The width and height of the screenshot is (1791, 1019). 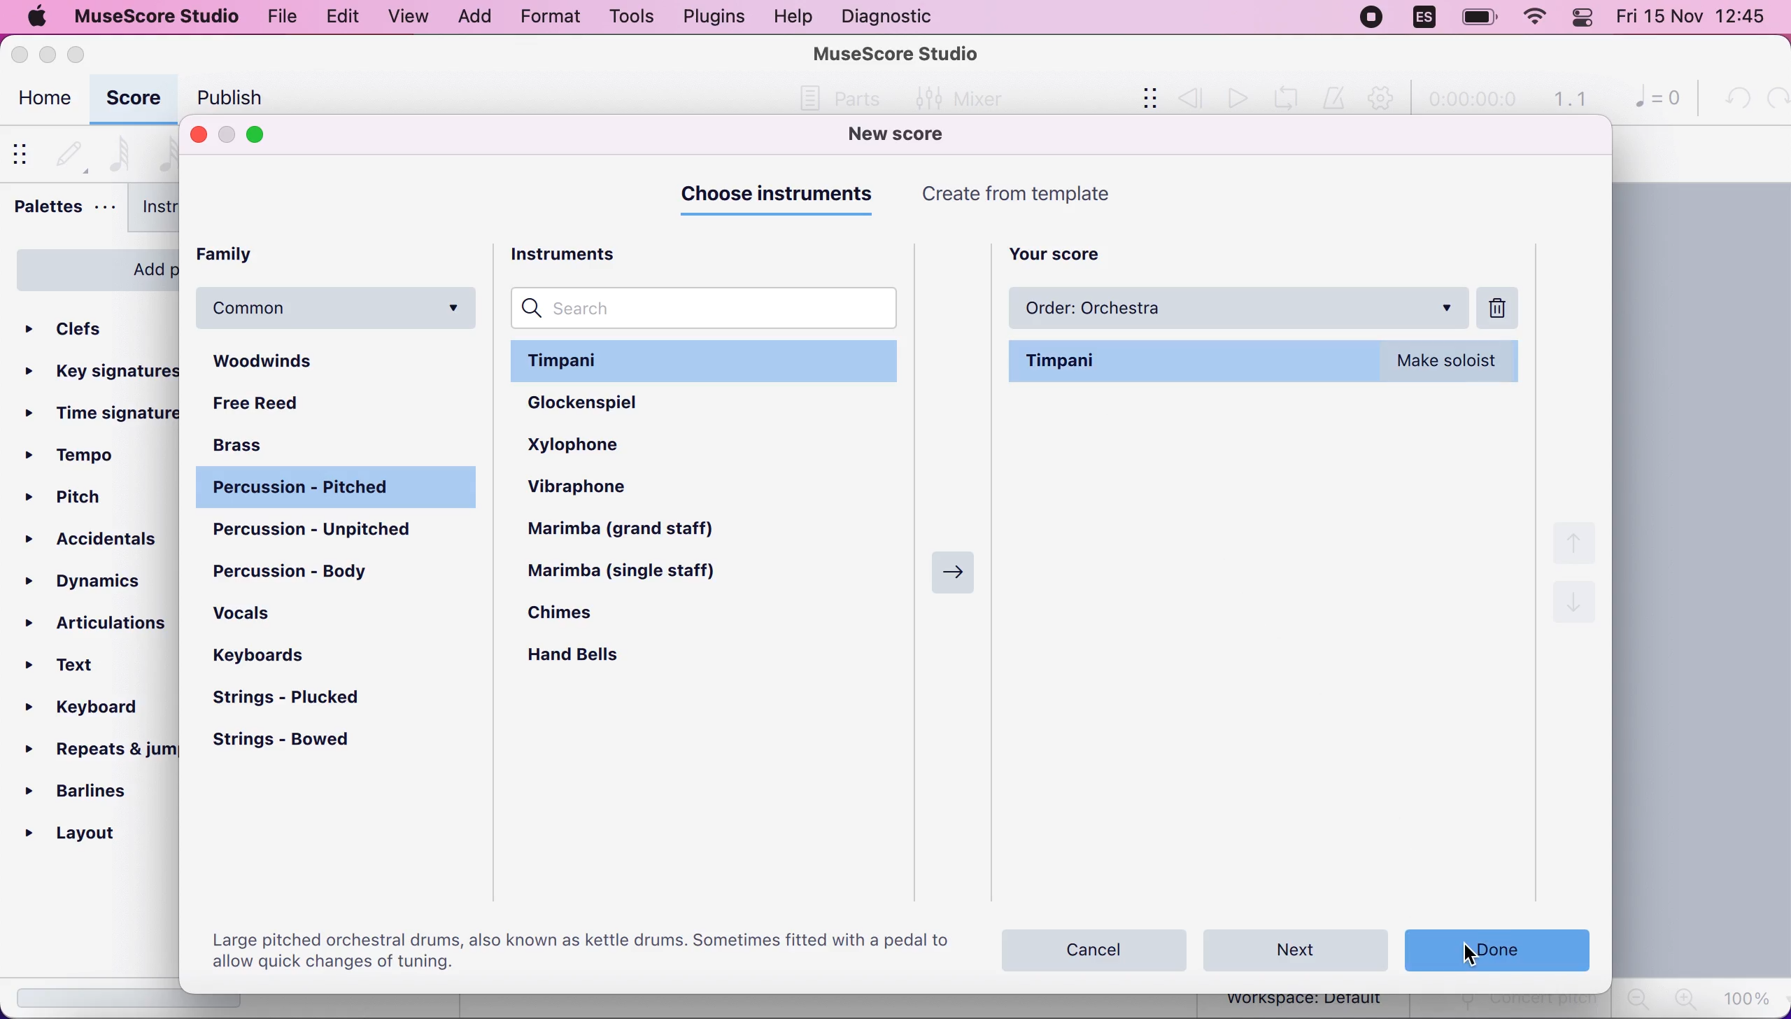 I want to click on instruments, so click(x=582, y=252).